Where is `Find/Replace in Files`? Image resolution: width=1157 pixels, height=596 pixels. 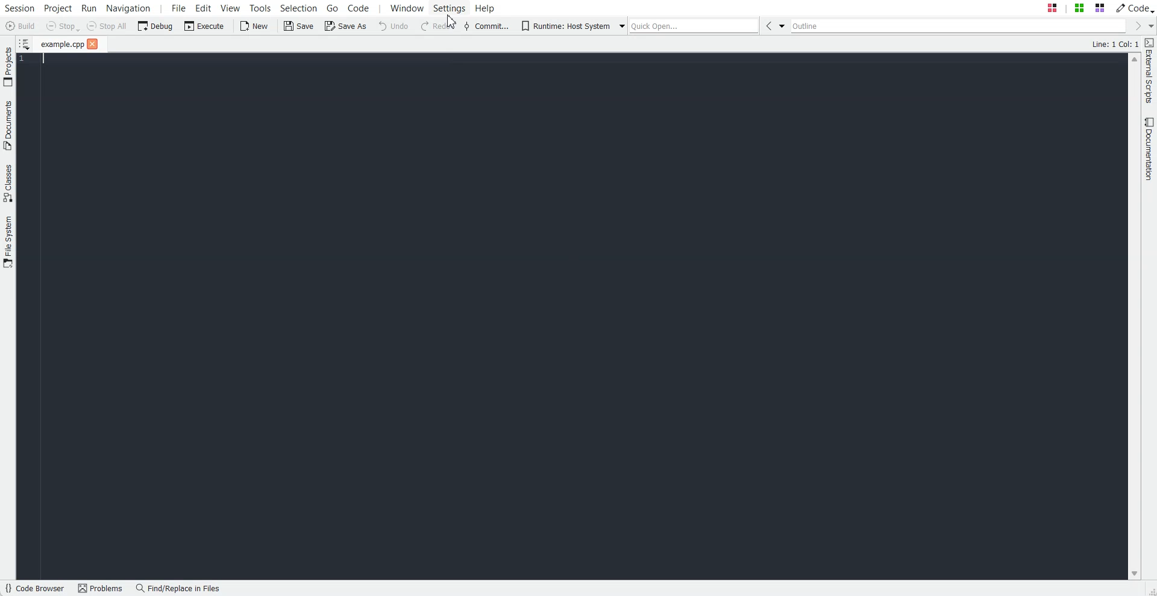 Find/Replace in Files is located at coordinates (179, 588).